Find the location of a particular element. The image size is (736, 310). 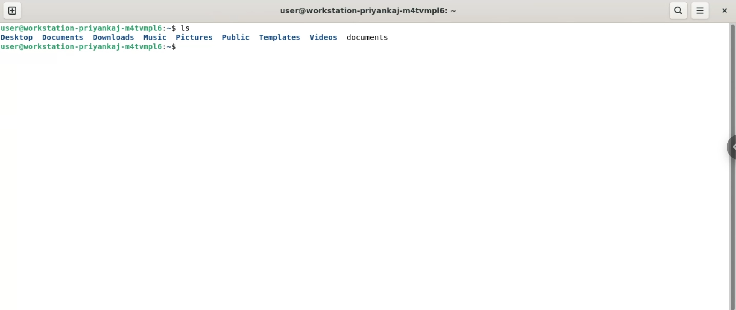

command is located at coordinates (189, 28).